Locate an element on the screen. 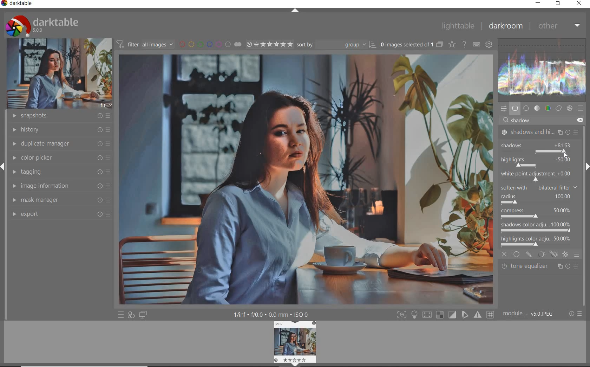 The height and width of the screenshot is (367, 590). display a second darkroom image widow is located at coordinates (144, 315).